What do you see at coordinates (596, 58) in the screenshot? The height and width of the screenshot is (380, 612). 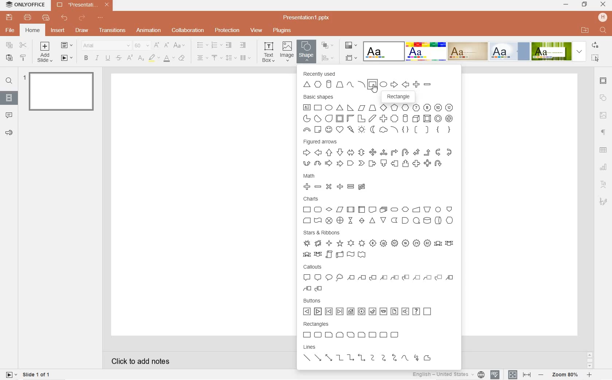 I see `select all` at bounding box center [596, 58].